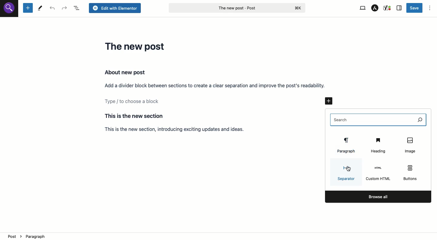 This screenshot has height=240, width=437. What do you see at coordinates (378, 144) in the screenshot?
I see `Heading` at bounding box center [378, 144].